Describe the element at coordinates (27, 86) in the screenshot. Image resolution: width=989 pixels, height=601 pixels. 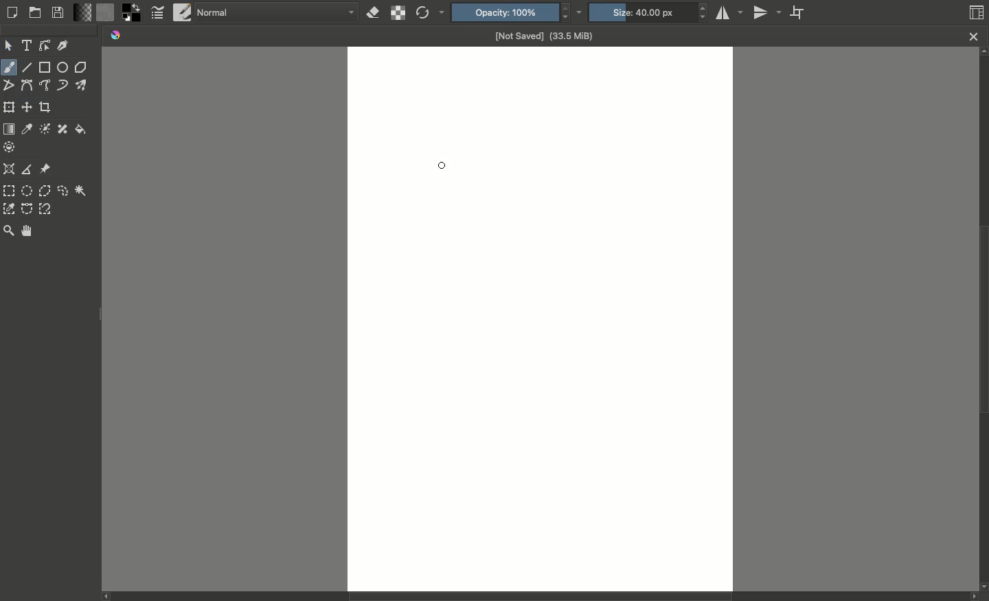
I see `Bezier curve` at that location.